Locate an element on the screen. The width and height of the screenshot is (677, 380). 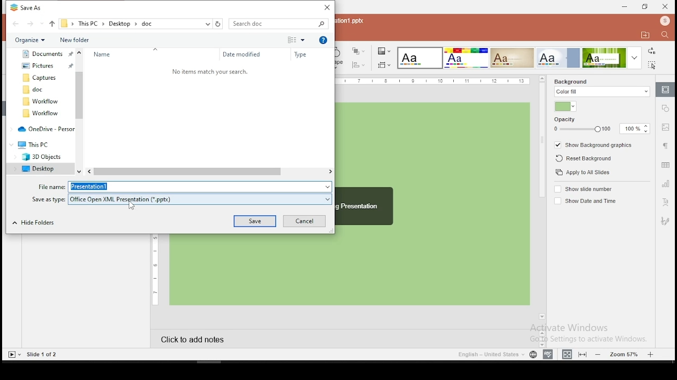
Desktop is located at coordinates (40, 169).